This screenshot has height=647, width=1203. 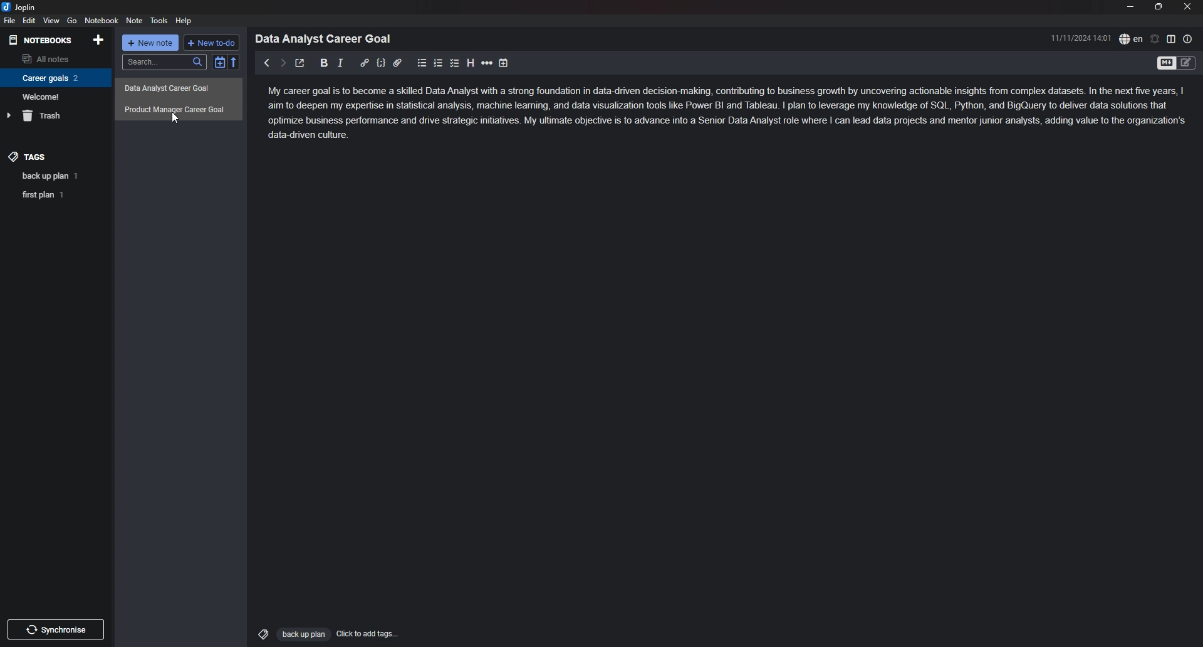 What do you see at coordinates (340, 63) in the screenshot?
I see `italic` at bounding box center [340, 63].